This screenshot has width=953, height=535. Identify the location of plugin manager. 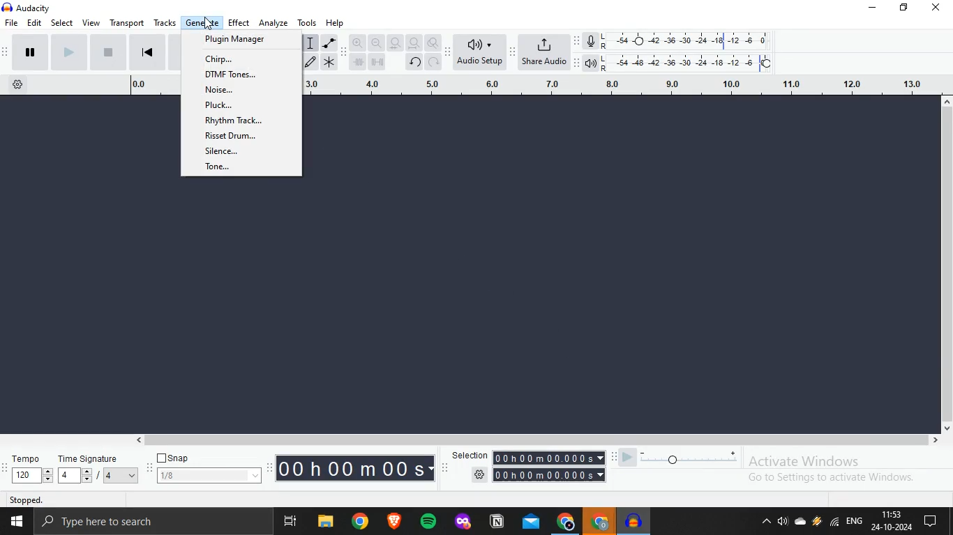
(241, 40).